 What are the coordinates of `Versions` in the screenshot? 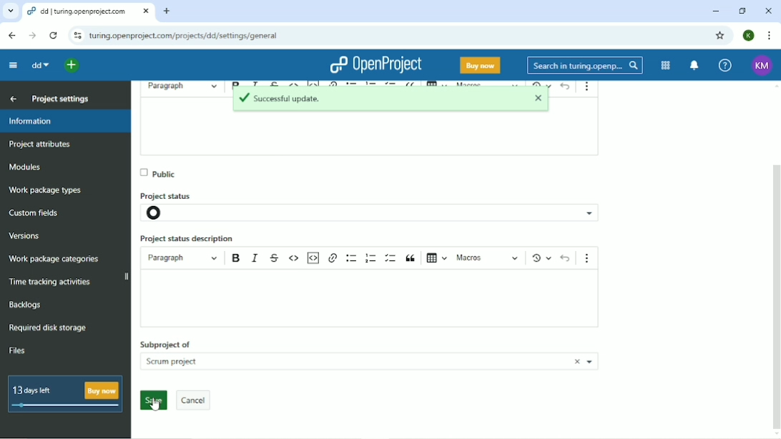 It's located at (24, 237).